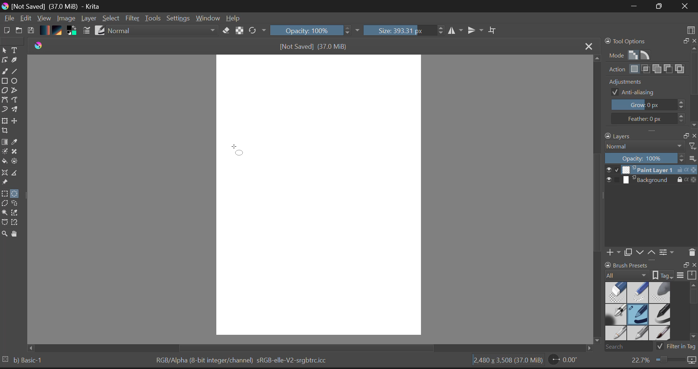 Image resolution: width=698 pixels, height=369 pixels. I want to click on View, so click(44, 19).